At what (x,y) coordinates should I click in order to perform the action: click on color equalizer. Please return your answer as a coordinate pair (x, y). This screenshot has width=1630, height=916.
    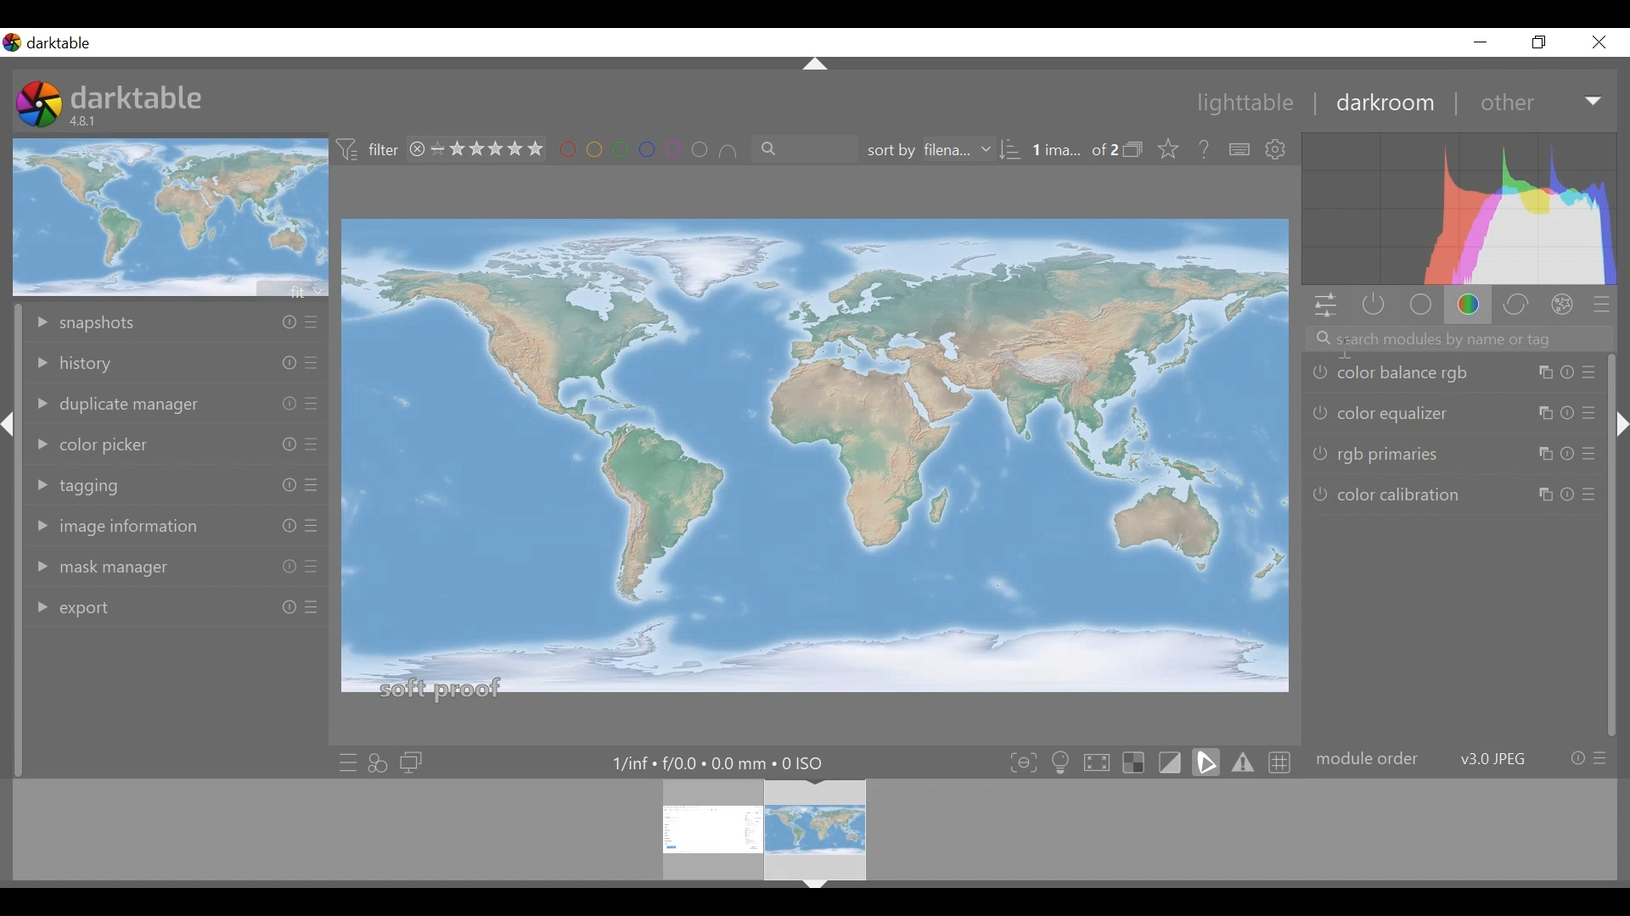
    Looking at the image, I should click on (1386, 410).